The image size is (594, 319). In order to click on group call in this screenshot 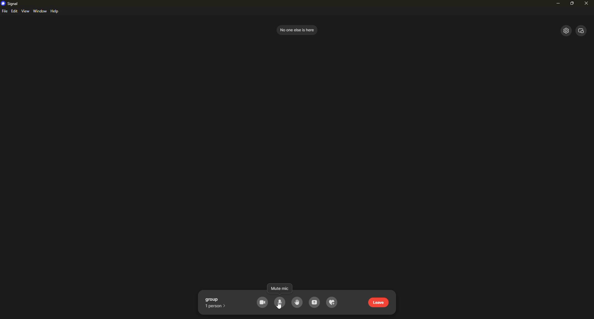, I will do `click(217, 299)`.